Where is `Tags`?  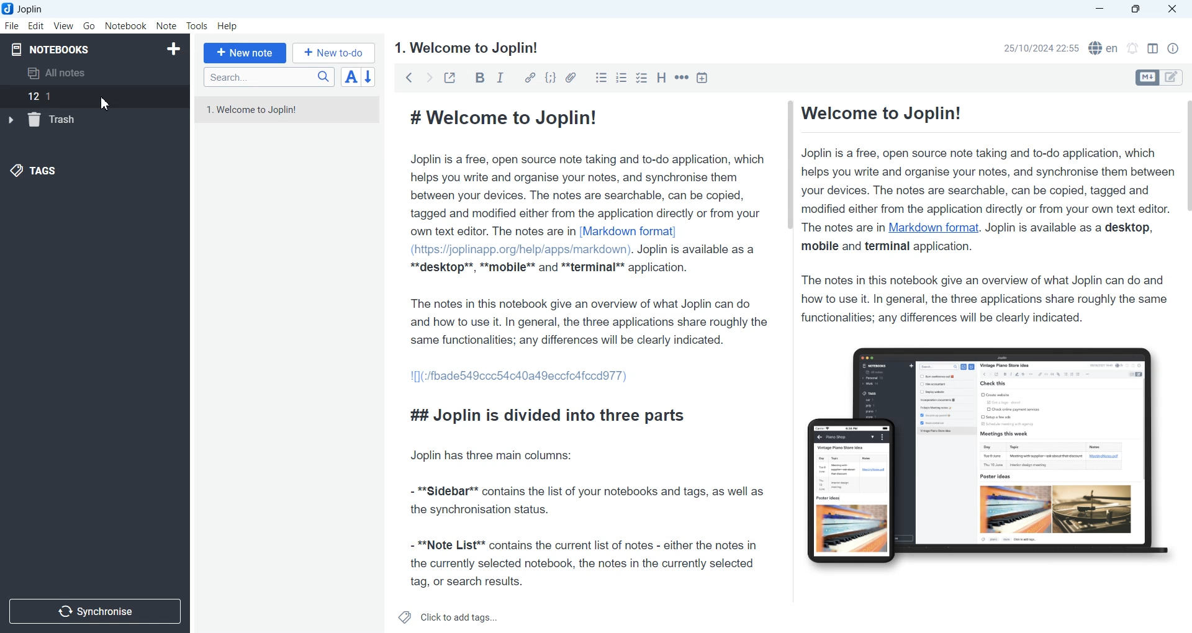 Tags is located at coordinates (35, 170).